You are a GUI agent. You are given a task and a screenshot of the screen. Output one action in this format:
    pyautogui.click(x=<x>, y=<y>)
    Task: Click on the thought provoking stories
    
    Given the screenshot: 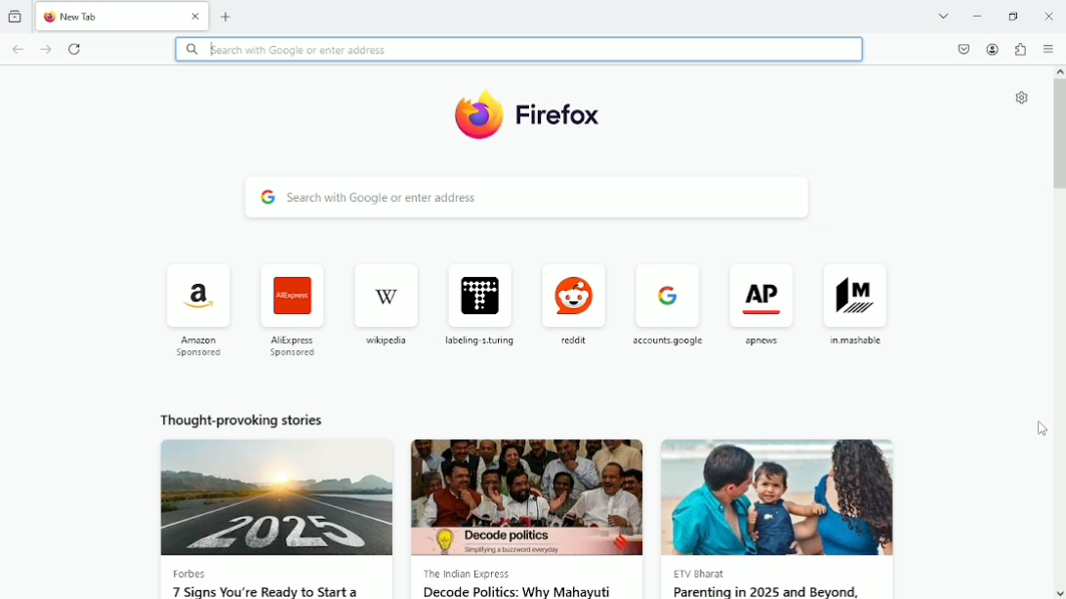 What is the action you would take?
    pyautogui.click(x=258, y=421)
    